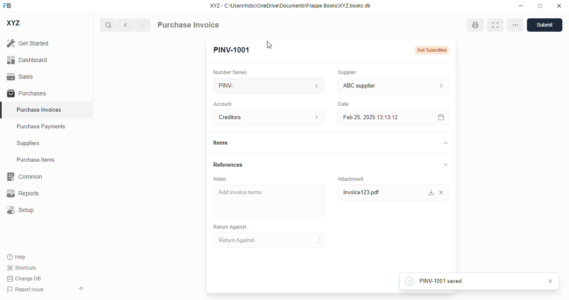  I want to click on get started, so click(28, 43).